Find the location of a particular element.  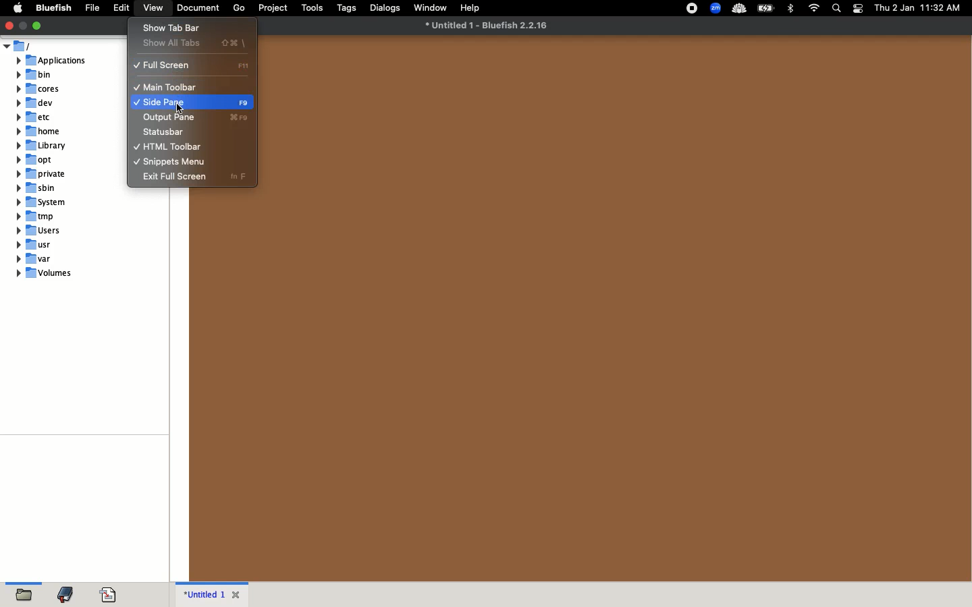

library is located at coordinates (42, 146).